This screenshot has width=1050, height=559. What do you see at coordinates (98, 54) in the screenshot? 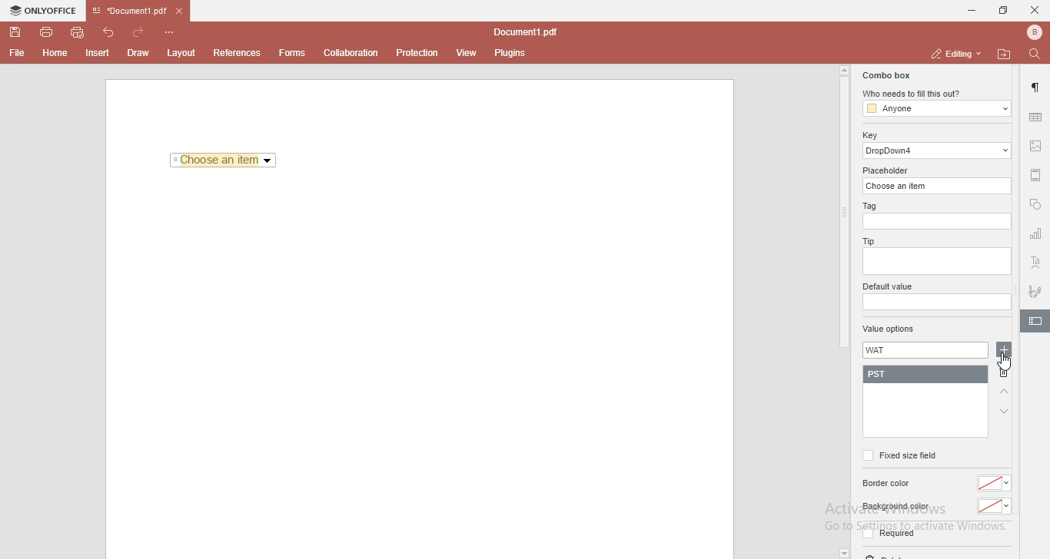
I see `Insert` at bounding box center [98, 54].